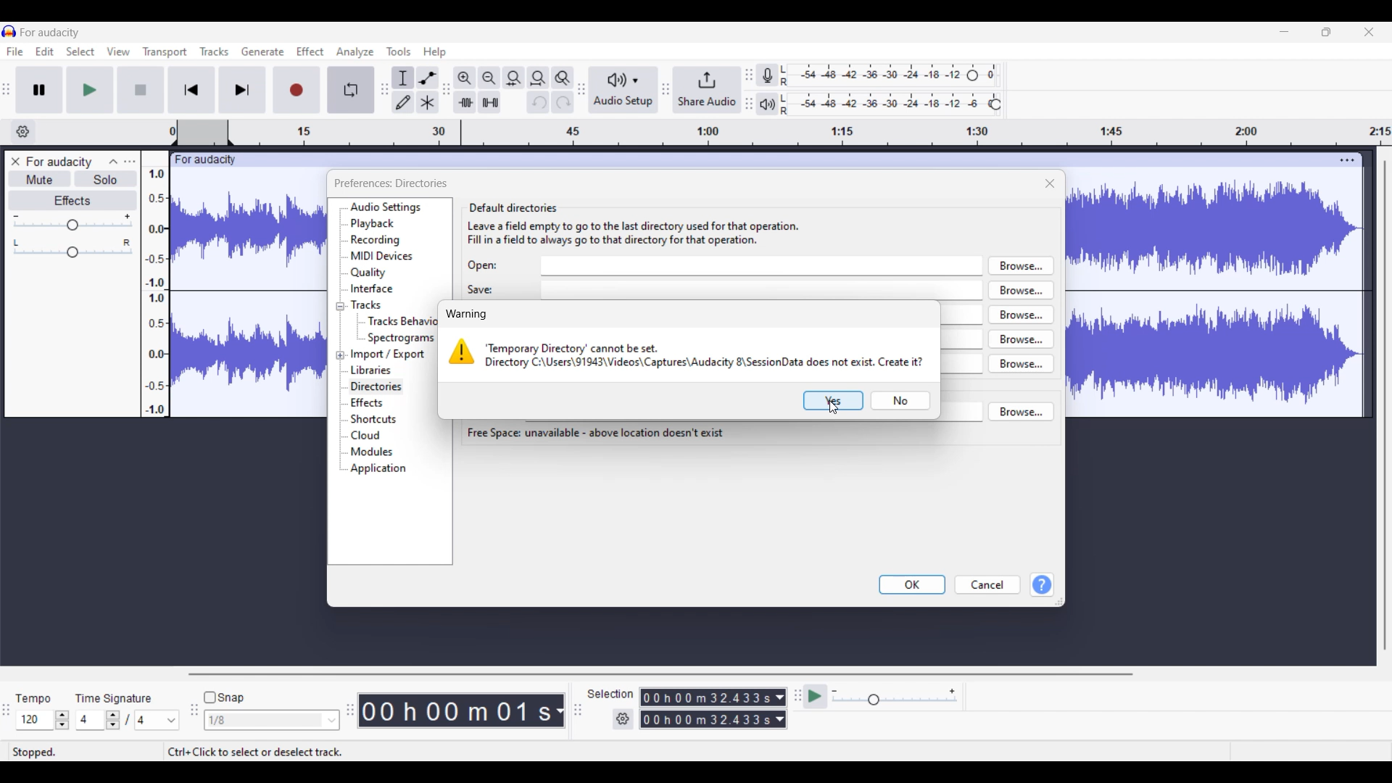  Describe the element at coordinates (560, 711) in the screenshot. I see `Measurement` at that location.